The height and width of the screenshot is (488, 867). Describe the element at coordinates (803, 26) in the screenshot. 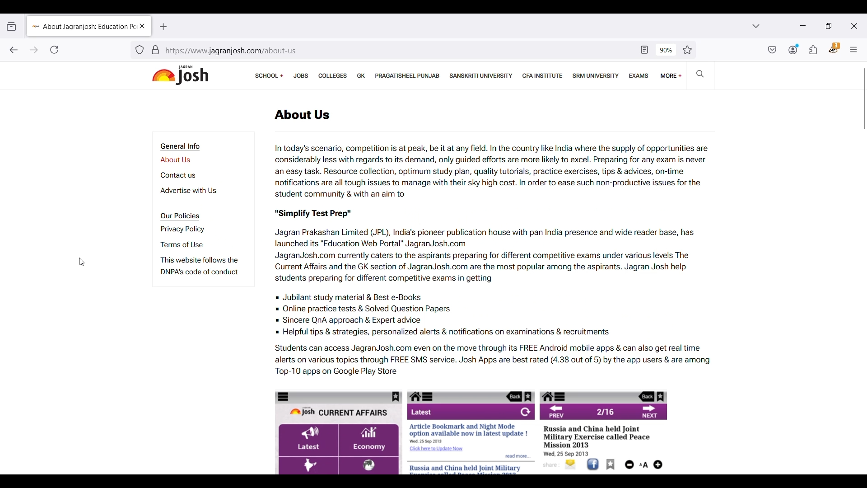

I see `Minimize` at that location.